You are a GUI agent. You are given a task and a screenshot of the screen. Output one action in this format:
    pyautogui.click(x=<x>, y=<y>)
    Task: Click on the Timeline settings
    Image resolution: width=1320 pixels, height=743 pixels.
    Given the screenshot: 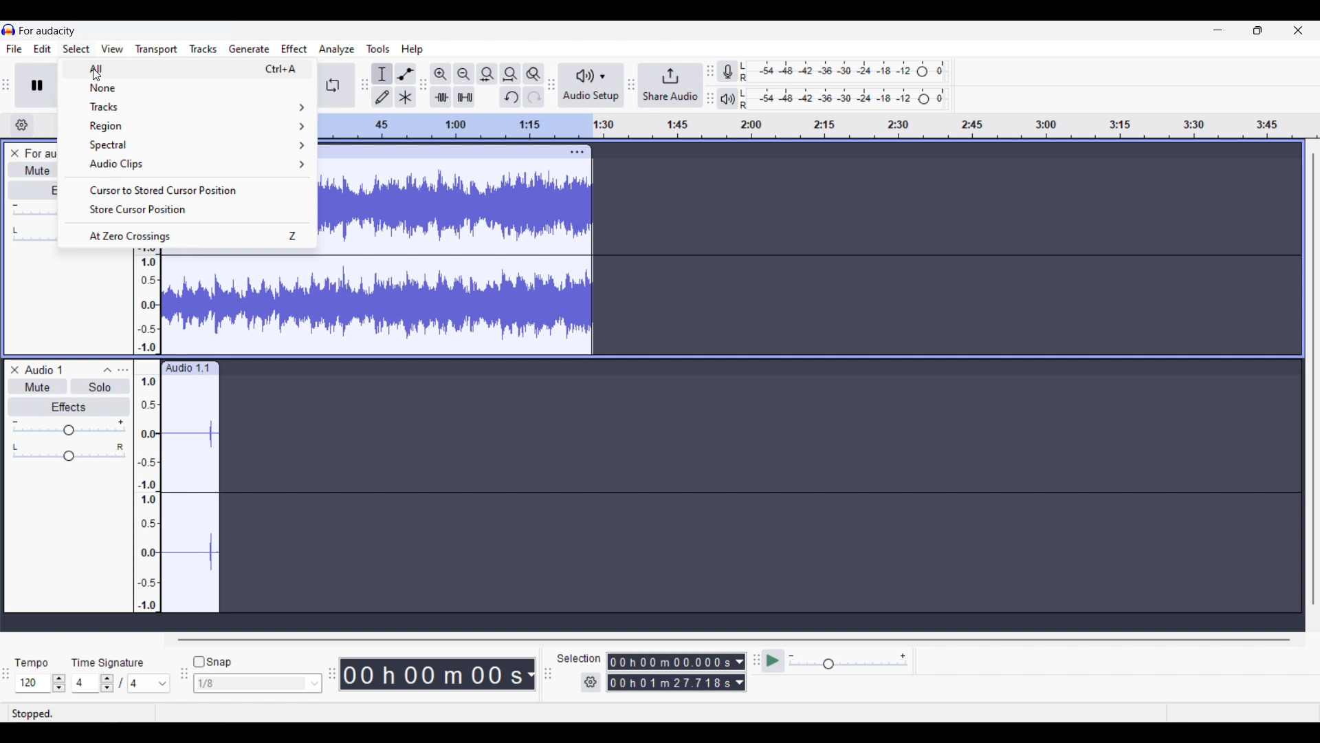 What is the action you would take?
    pyautogui.click(x=22, y=125)
    